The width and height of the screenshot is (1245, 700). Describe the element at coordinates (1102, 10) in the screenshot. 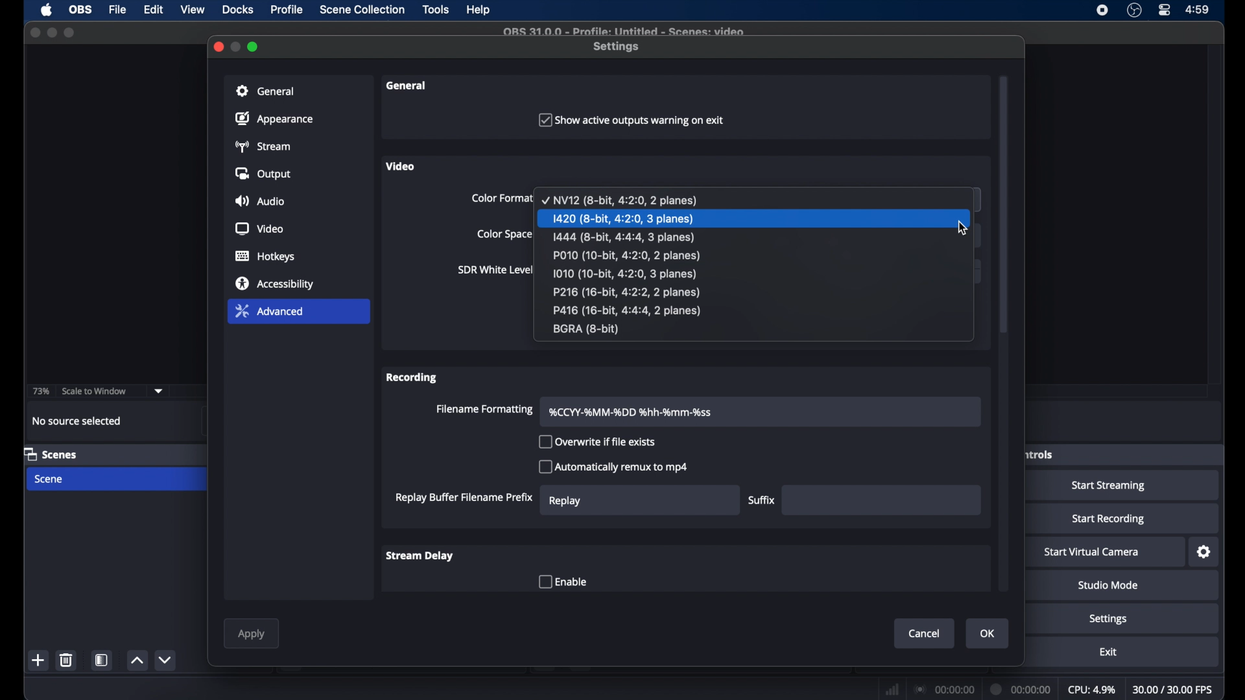

I see `screen recorder icon` at that location.